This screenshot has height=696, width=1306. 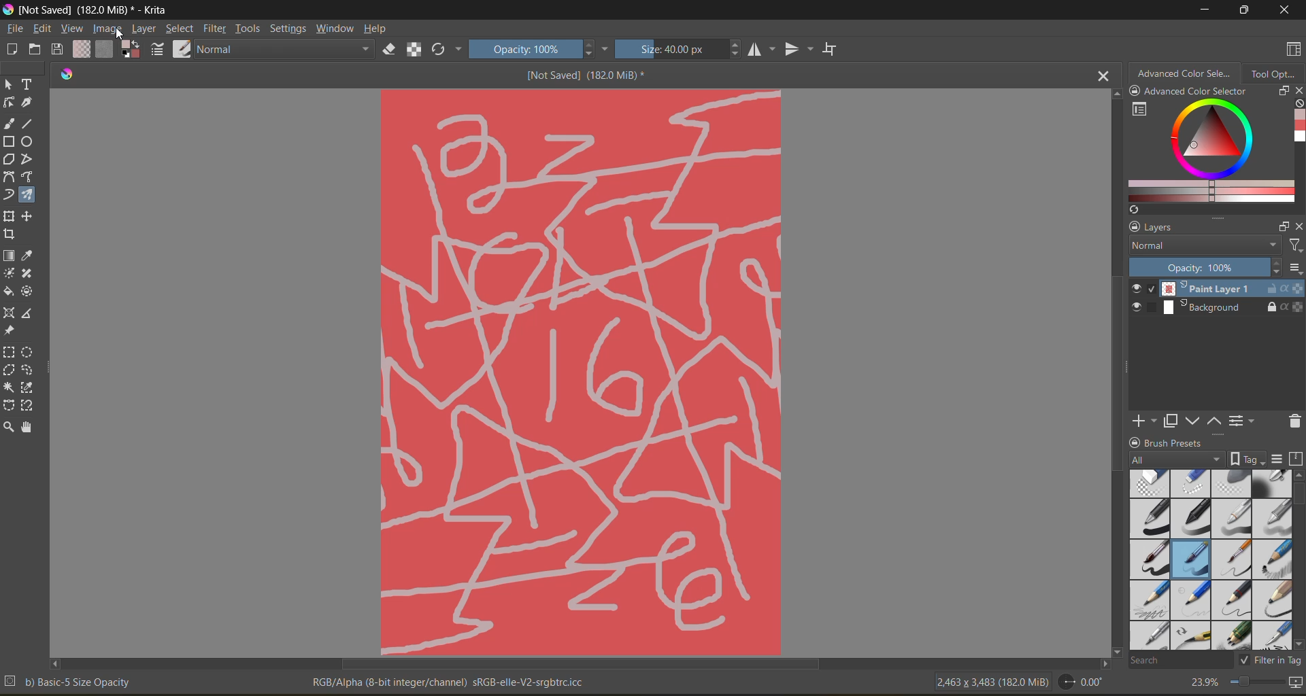 What do you see at coordinates (1167, 227) in the screenshot?
I see `Layers` at bounding box center [1167, 227].